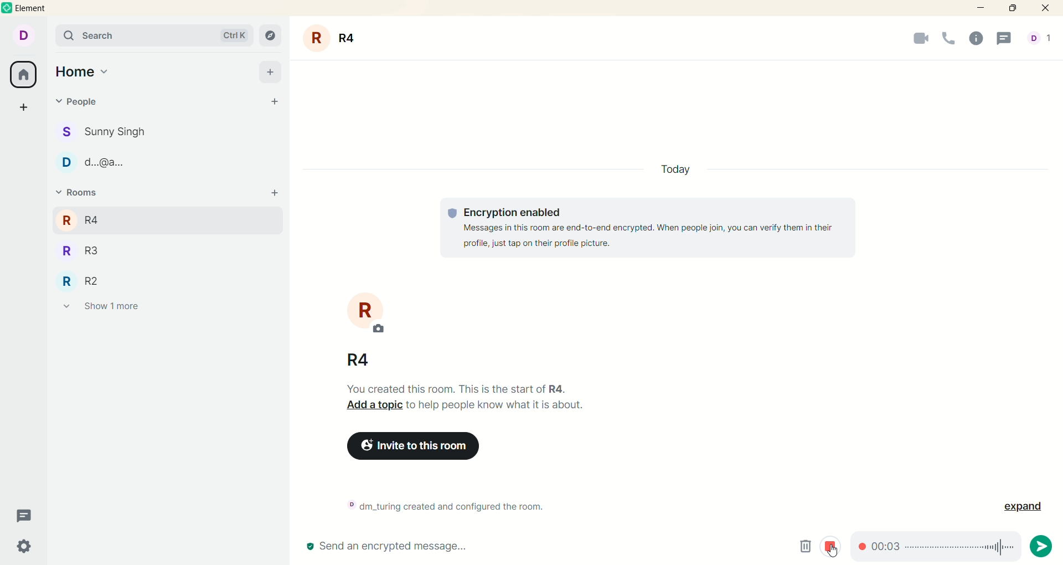 This screenshot has height=565, width=1063. What do you see at coordinates (979, 39) in the screenshot?
I see `room info` at bounding box center [979, 39].